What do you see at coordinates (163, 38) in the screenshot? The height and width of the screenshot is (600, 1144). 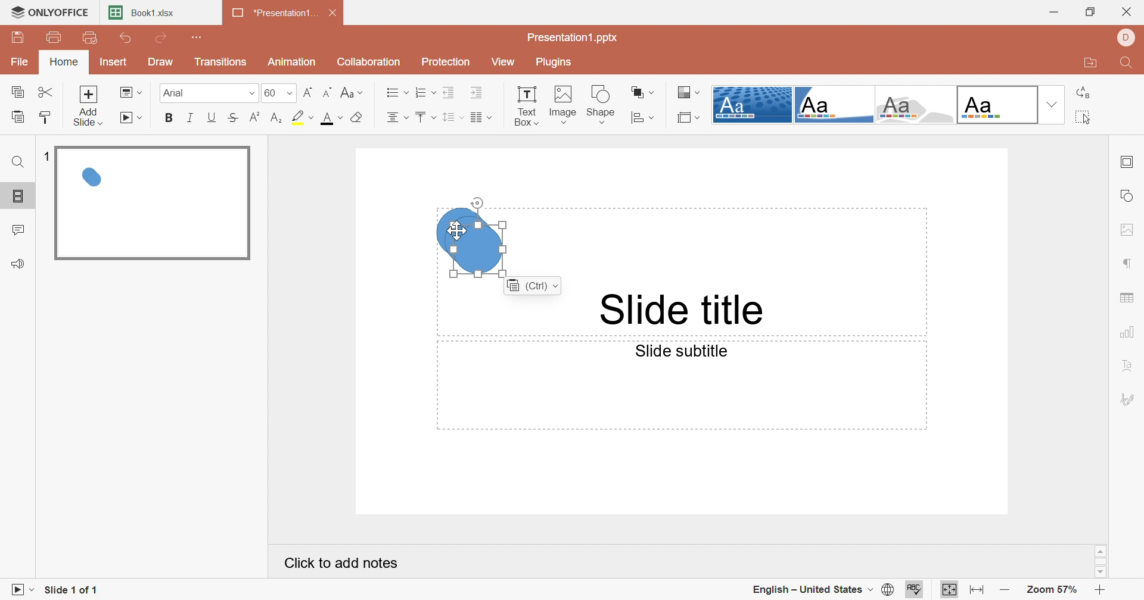 I see `Redo` at bounding box center [163, 38].